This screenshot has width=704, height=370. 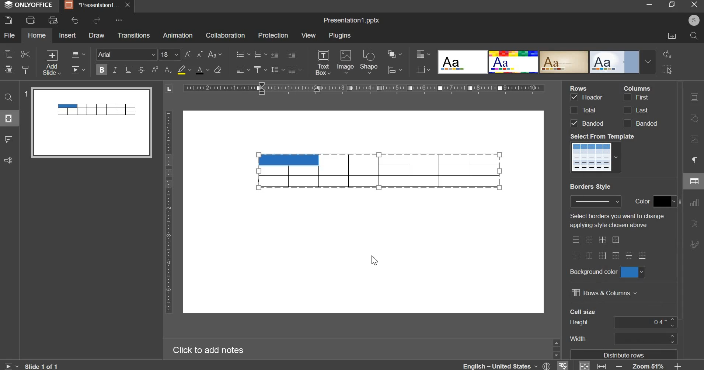 I want to click on animation, so click(x=177, y=35).